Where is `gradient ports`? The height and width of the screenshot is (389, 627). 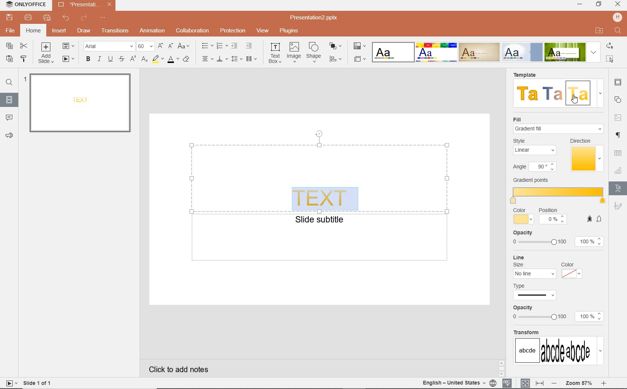 gradient ports is located at coordinates (558, 191).